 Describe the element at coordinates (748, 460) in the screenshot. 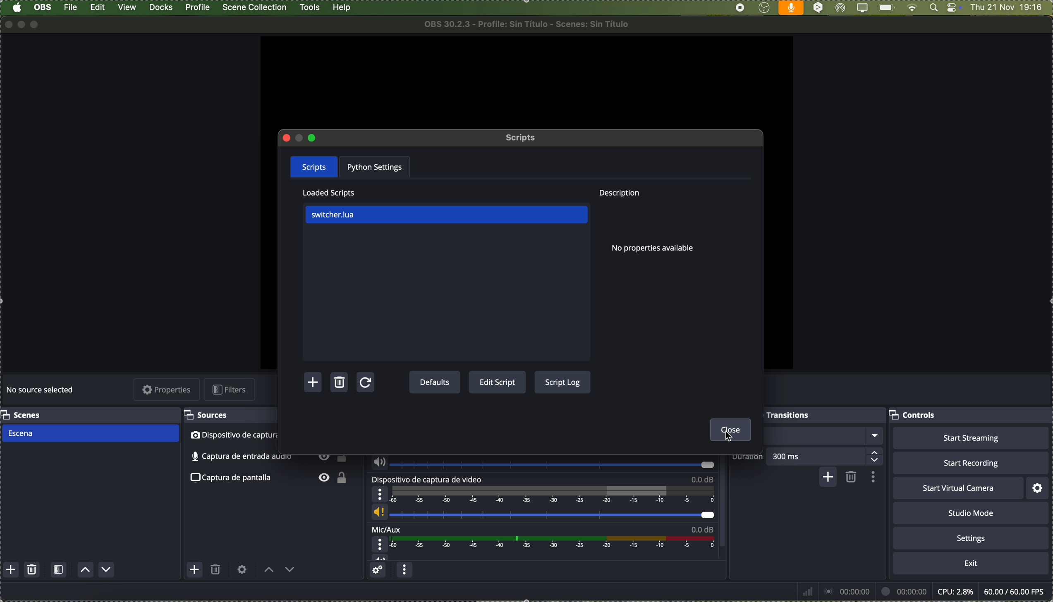

I see `duration` at that location.